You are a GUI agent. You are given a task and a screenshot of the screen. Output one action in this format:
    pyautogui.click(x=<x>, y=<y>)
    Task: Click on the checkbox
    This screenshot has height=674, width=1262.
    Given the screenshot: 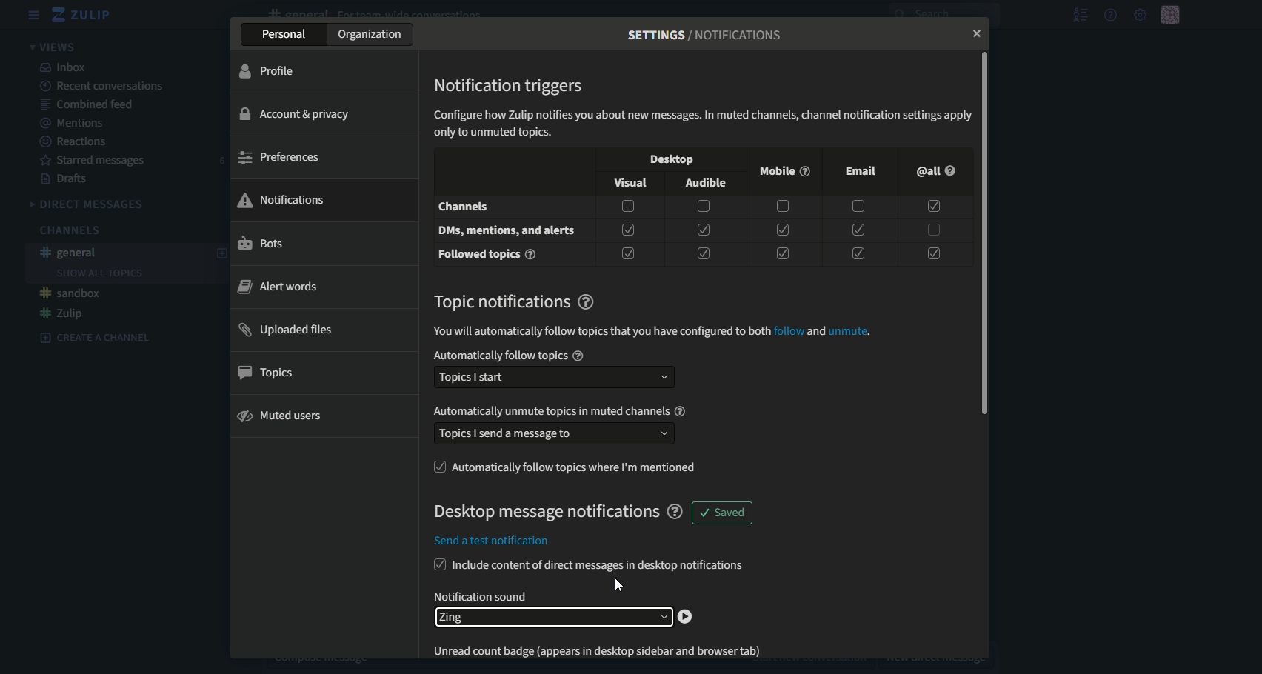 What is the action you would take?
    pyautogui.click(x=704, y=207)
    